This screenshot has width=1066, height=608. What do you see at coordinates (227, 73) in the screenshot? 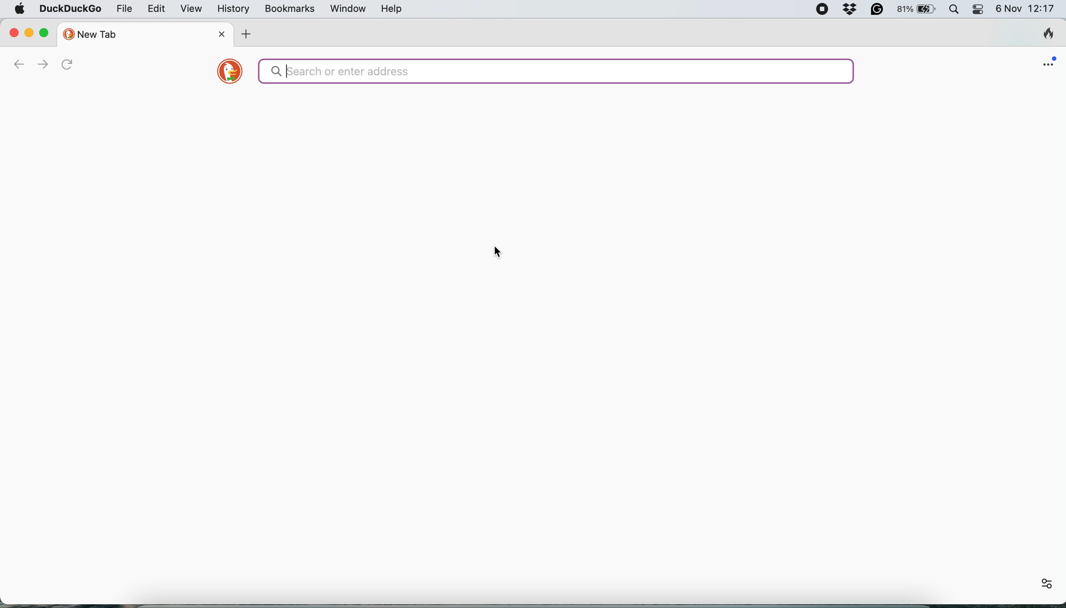
I see `duckduckgo logo` at bounding box center [227, 73].